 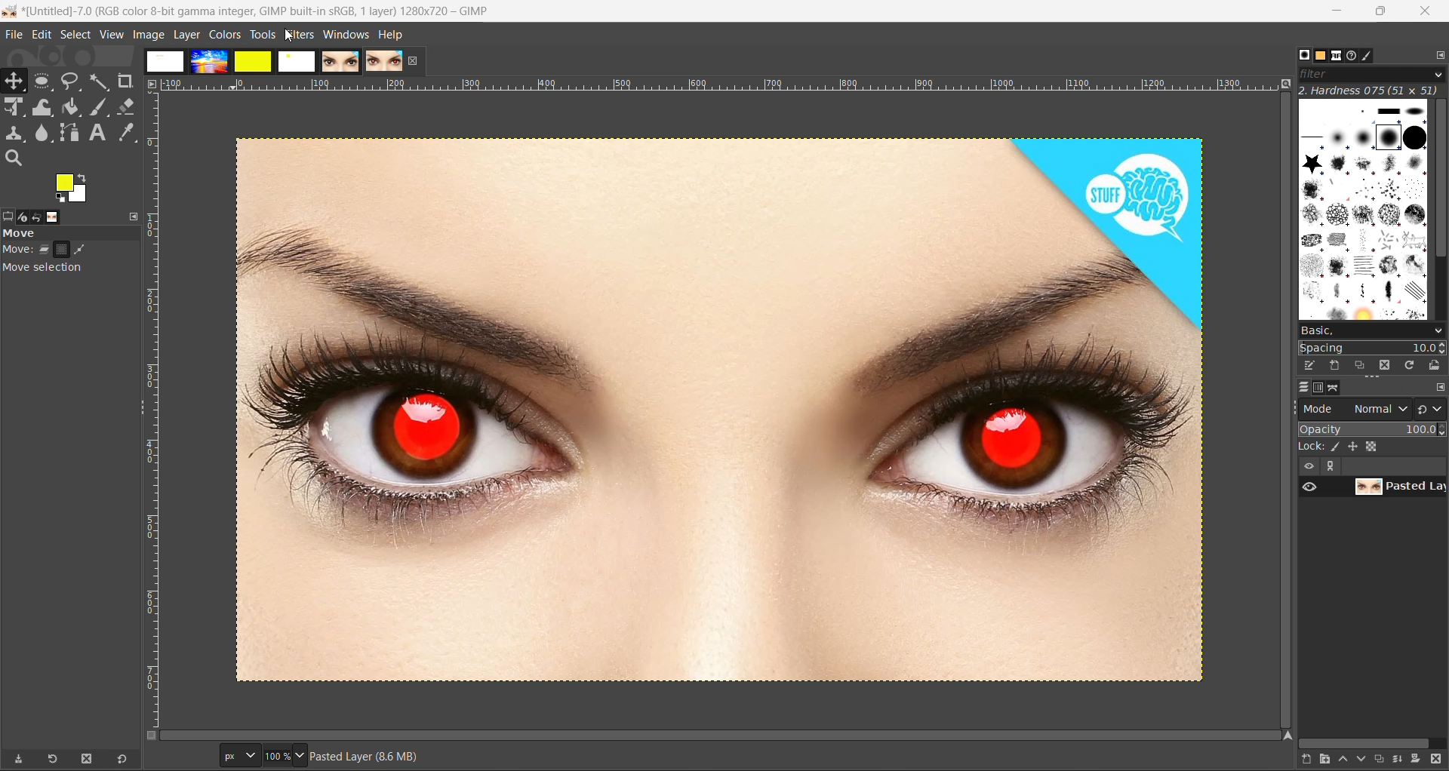 What do you see at coordinates (1334, 13) in the screenshot?
I see `minimize` at bounding box center [1334, 13].